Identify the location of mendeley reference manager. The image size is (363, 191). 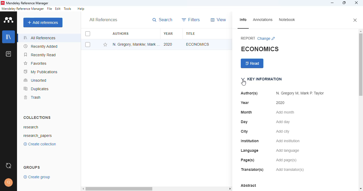
(27, 3).